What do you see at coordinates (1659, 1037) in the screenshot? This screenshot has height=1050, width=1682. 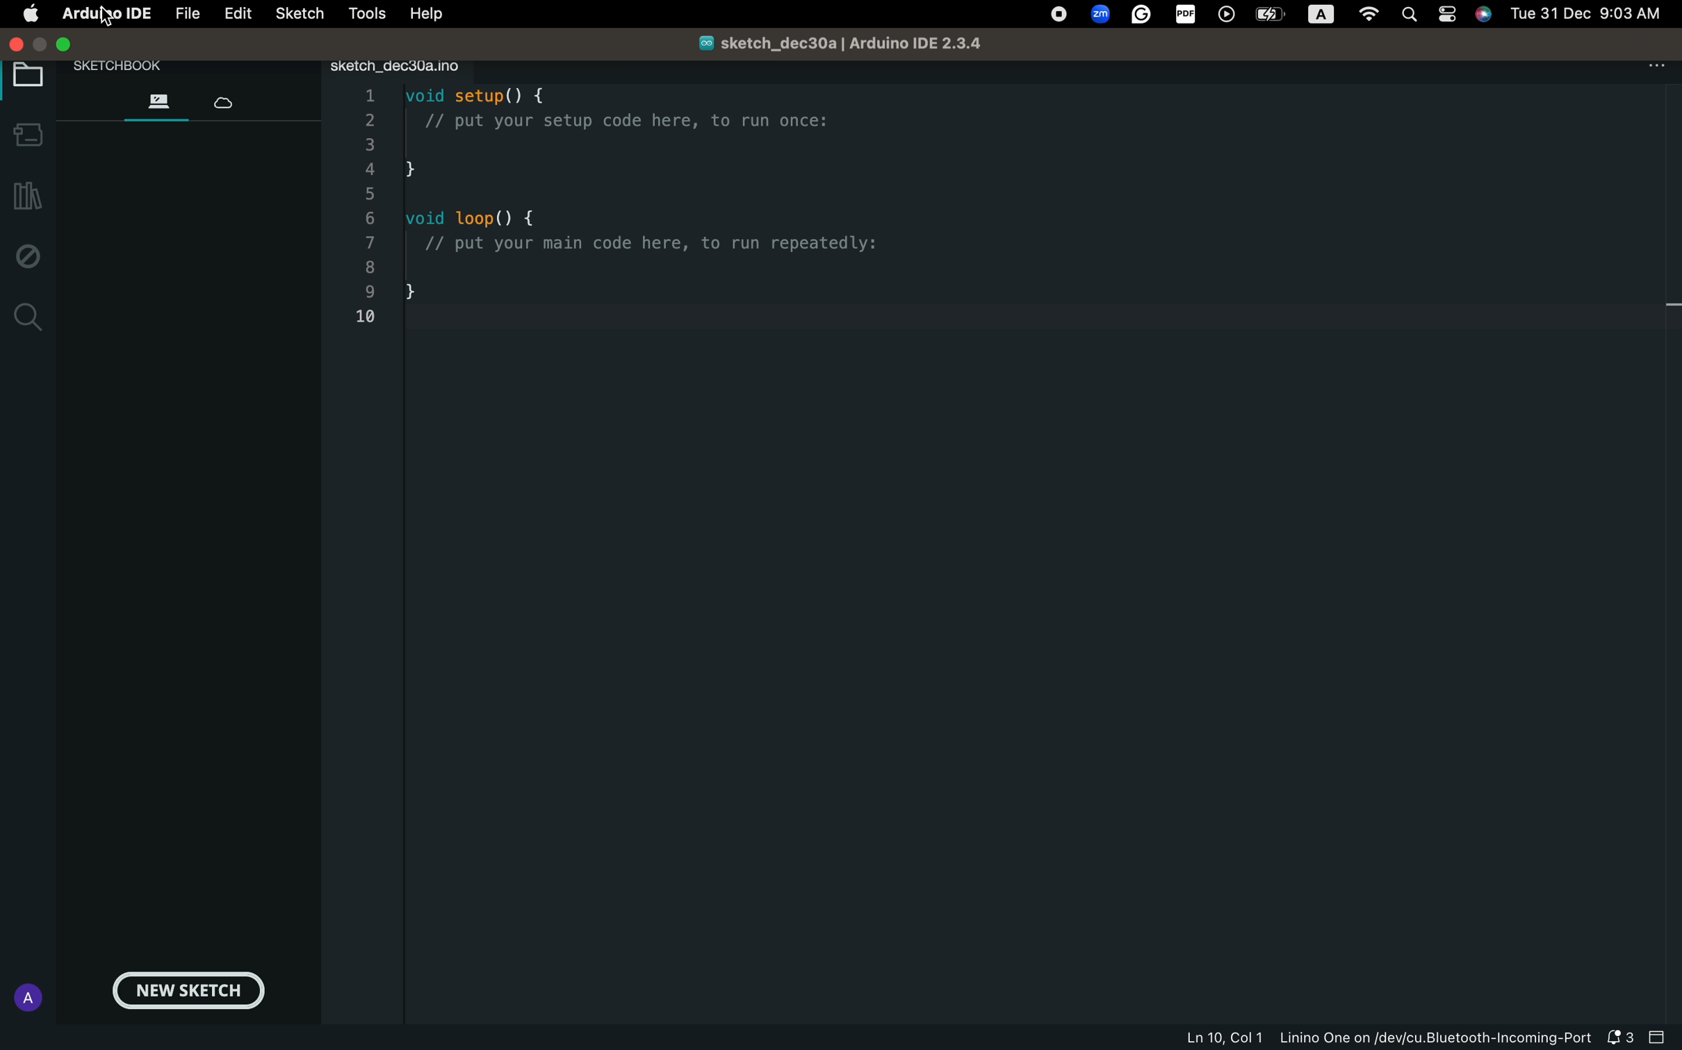 I see `close bar` at bounding box center [1659, 1037].